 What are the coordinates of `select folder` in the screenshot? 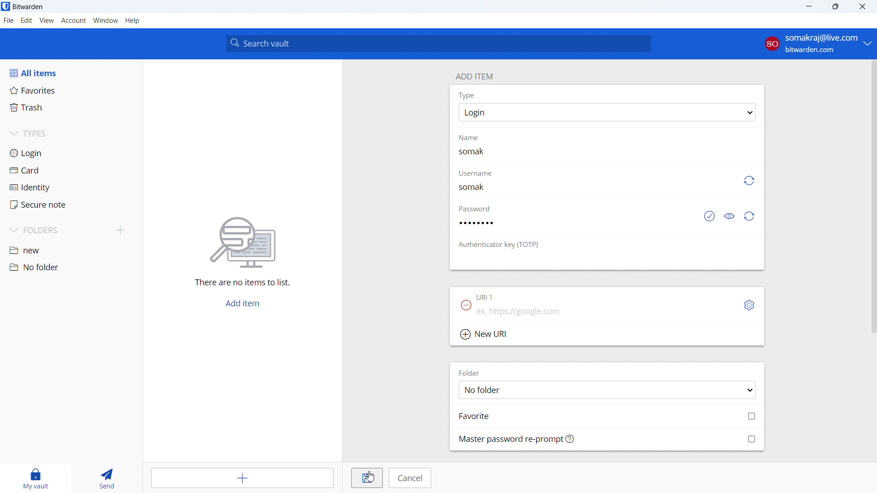 It's located at (607, 389).